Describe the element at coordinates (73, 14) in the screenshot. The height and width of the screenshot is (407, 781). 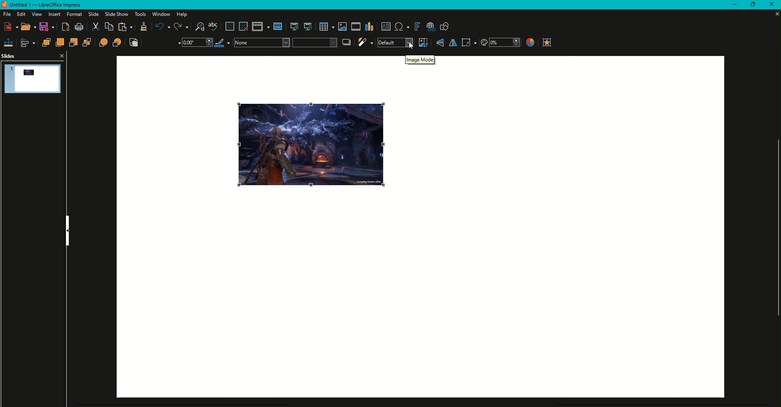
I see `Format` at that location.